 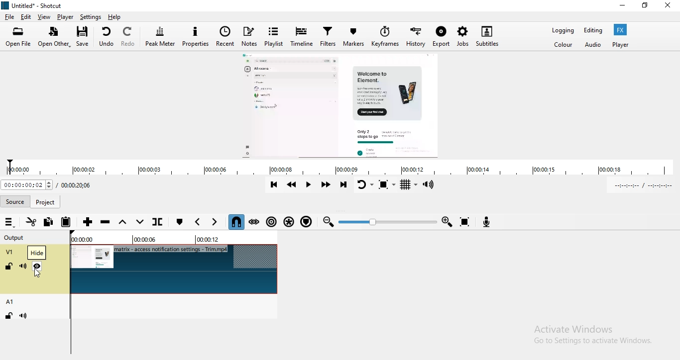 I want to click on Export, so click(x=442, y=37).